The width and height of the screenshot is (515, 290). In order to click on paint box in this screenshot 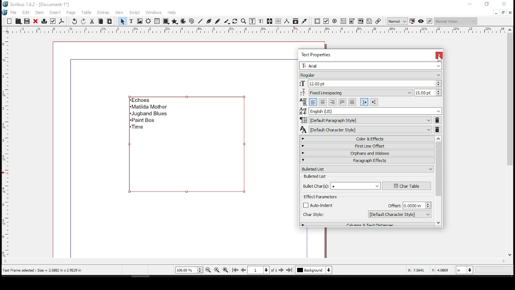, I will do `click(144, 120)`.